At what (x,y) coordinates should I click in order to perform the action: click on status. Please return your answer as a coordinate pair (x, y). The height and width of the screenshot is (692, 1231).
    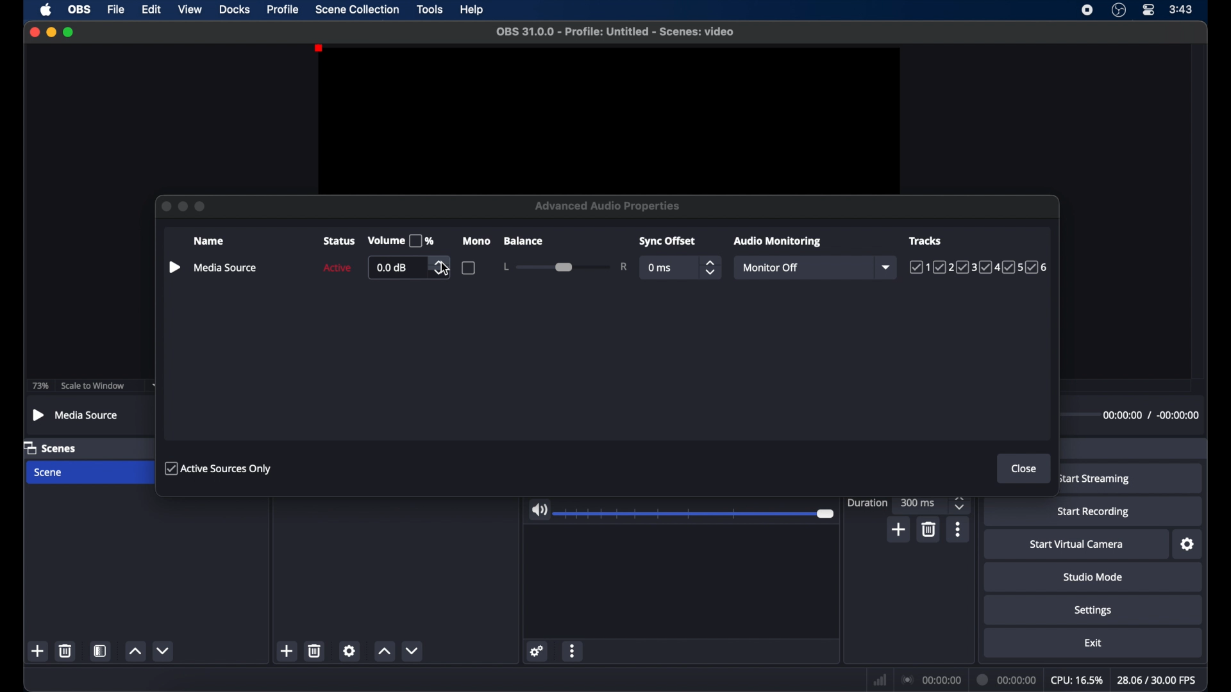
    Looking at the image, I should click on (339, 241).